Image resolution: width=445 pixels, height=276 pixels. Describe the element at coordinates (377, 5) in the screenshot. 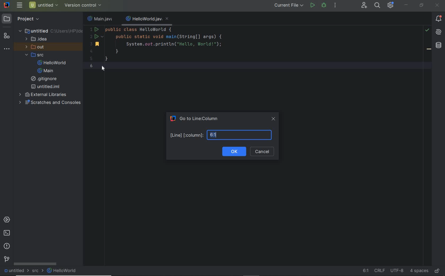

I see `search everywhere` at that location.